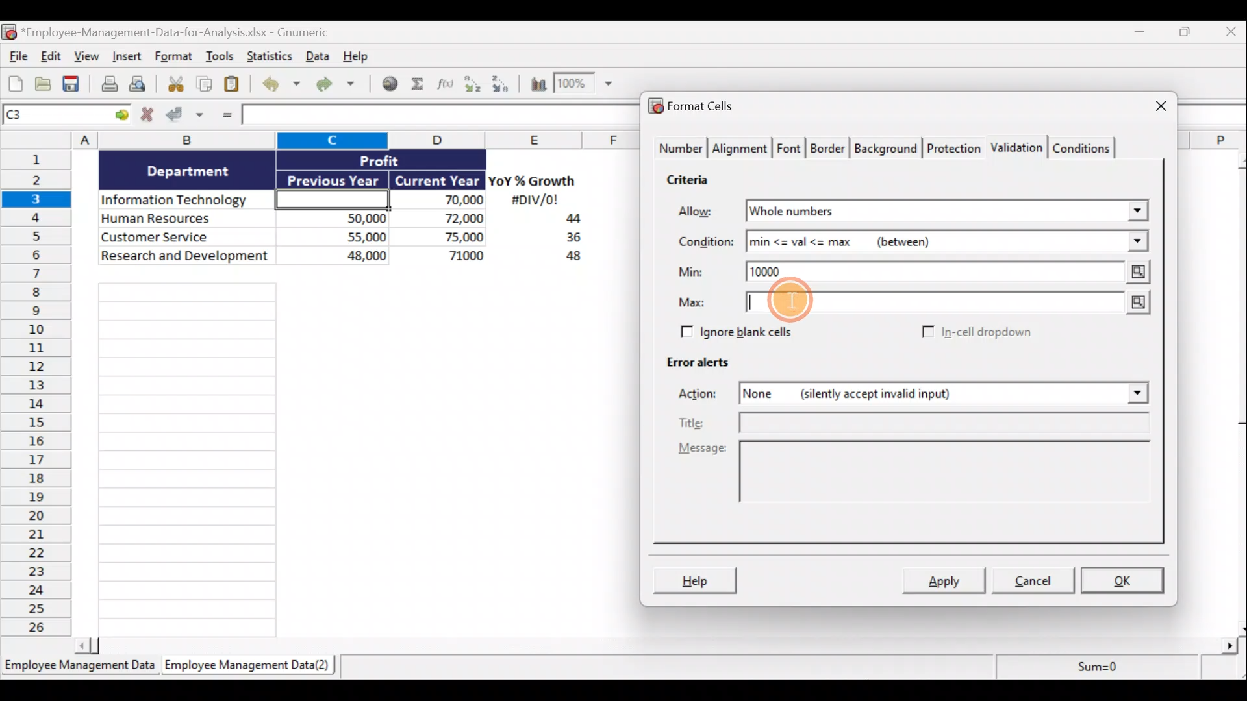 The image size is (1247, 701). I want to click on Allow drop down, so click(1135, 207).